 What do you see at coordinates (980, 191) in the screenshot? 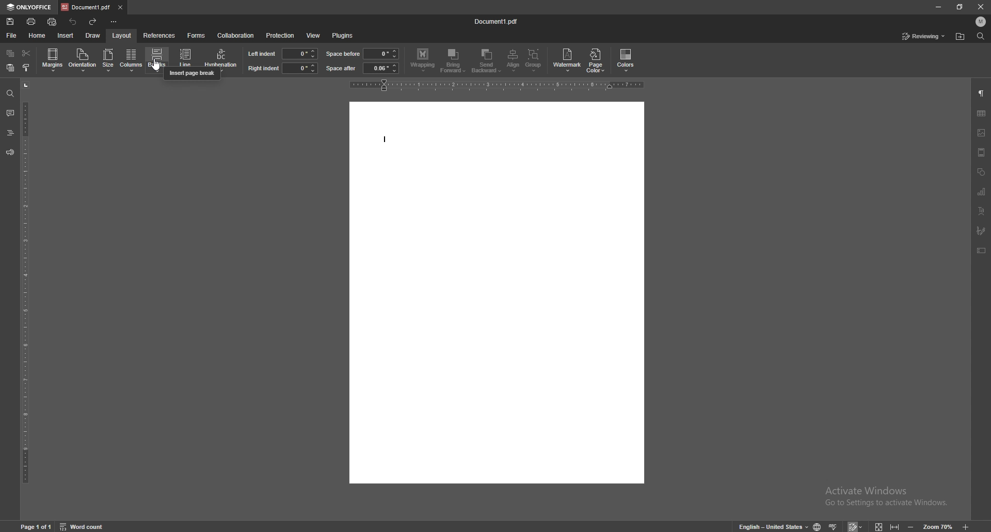
I see `chart` at bounding box center [980, 191].